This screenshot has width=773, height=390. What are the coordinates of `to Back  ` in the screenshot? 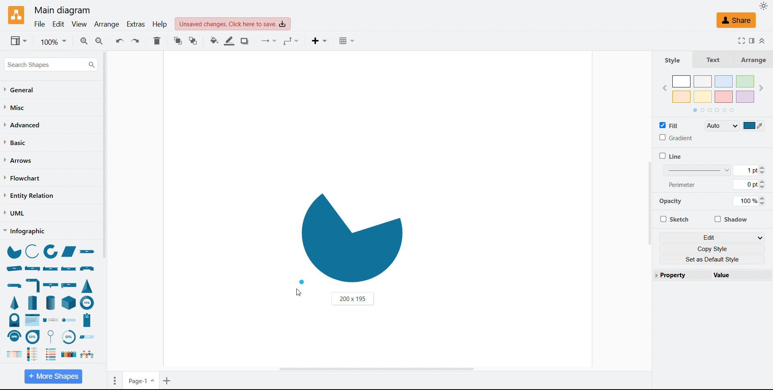 It's located at (193, 41).